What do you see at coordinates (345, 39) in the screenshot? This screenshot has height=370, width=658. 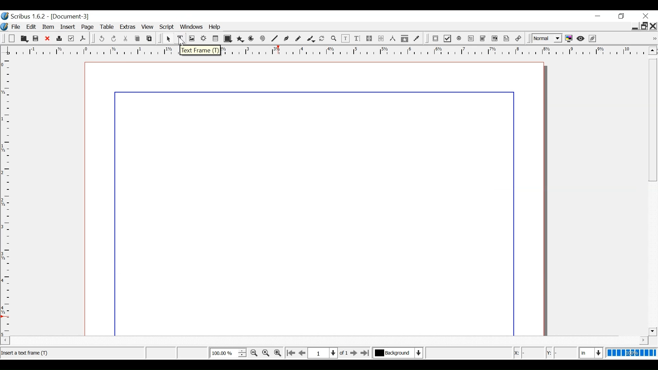 I see `Edit Contents of frame` at bounding box center [345, 39].